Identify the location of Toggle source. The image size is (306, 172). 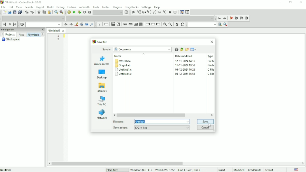
(177, 24).